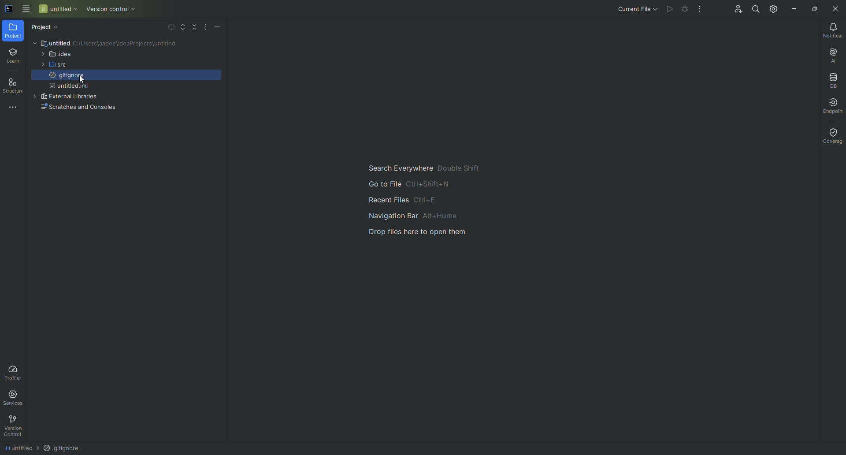 The image size is (846, 455). What do you see at coordinates (772, 7) in the screenshot?
I see `Updates and Settings` at bounding box center [772, 7].